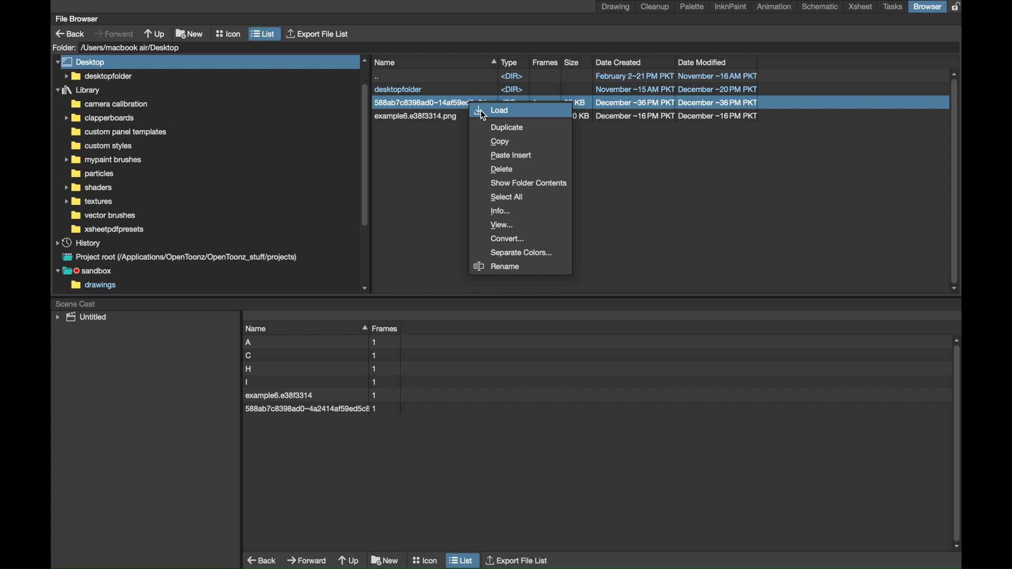 The width and height of the screenshot is (1012, 569). I want to click on folder location, so click(132, 47).